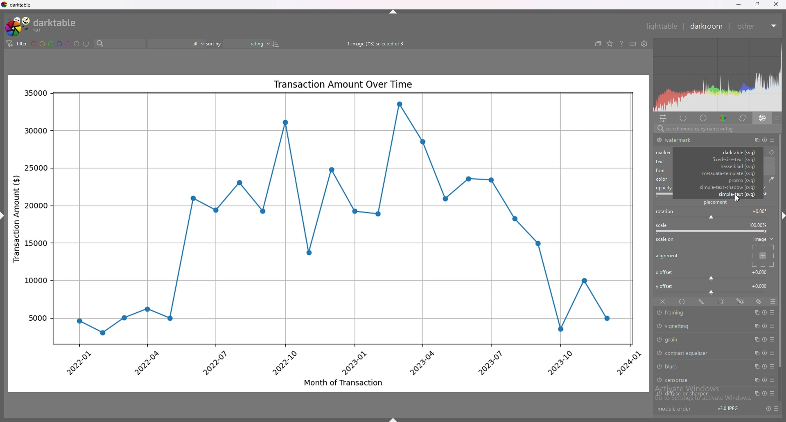  What do you see at coordinates (711, 218) in the screenshot?
I see `rotation bar` at bounding box center [711, 218].